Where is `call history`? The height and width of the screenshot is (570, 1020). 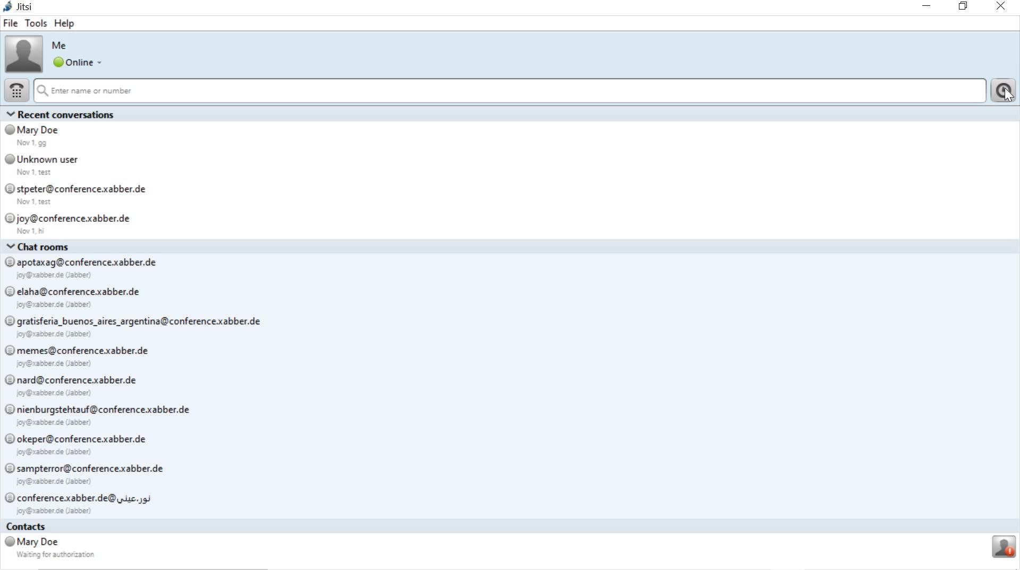 call history is located at coordinates (1002, 91).